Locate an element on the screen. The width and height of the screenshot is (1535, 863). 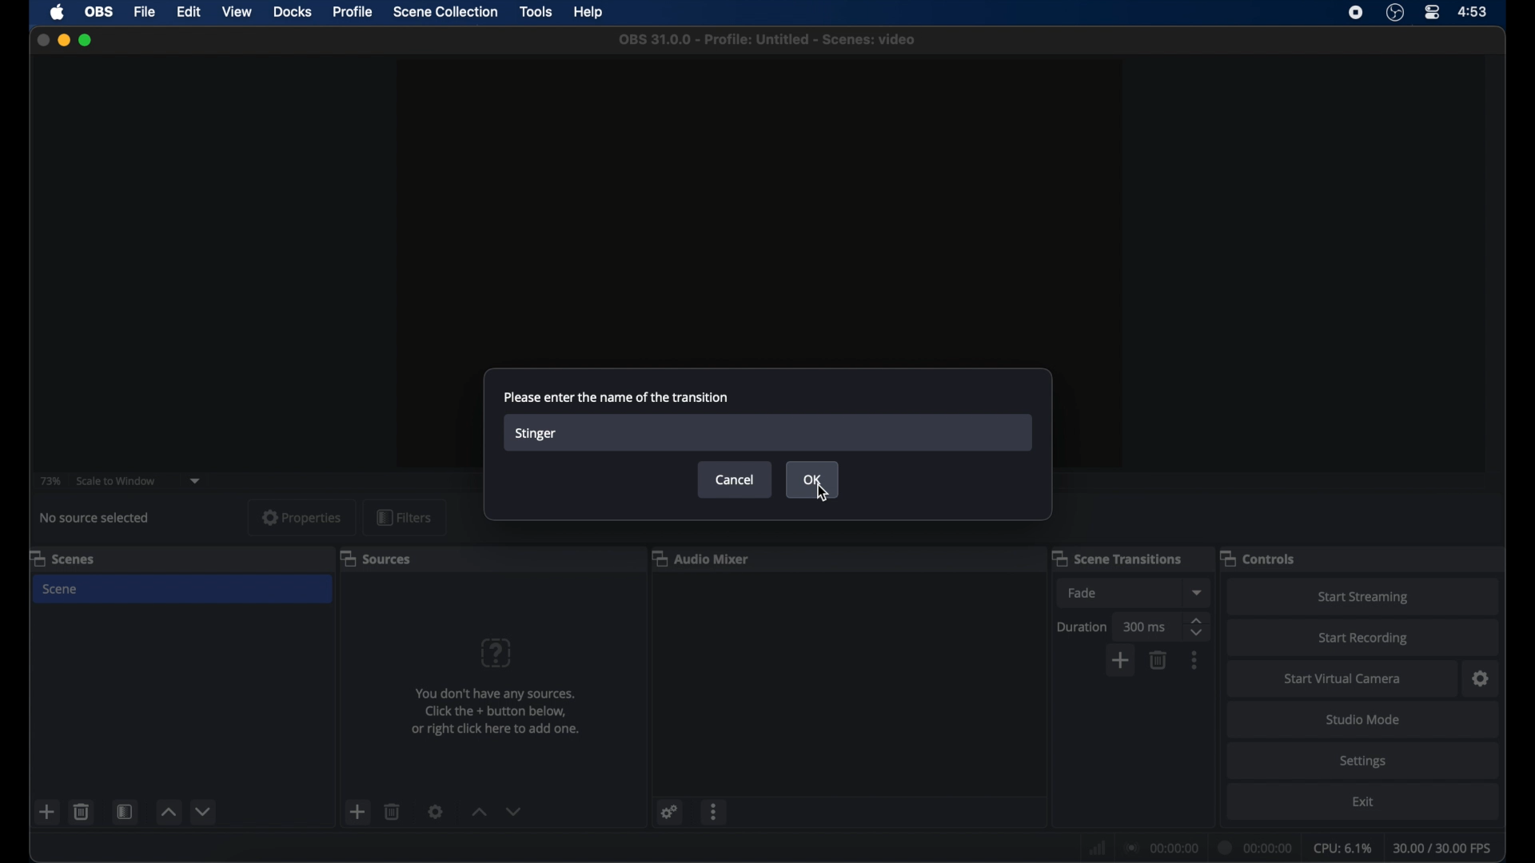
maximize is located at coordinates (86, 39).